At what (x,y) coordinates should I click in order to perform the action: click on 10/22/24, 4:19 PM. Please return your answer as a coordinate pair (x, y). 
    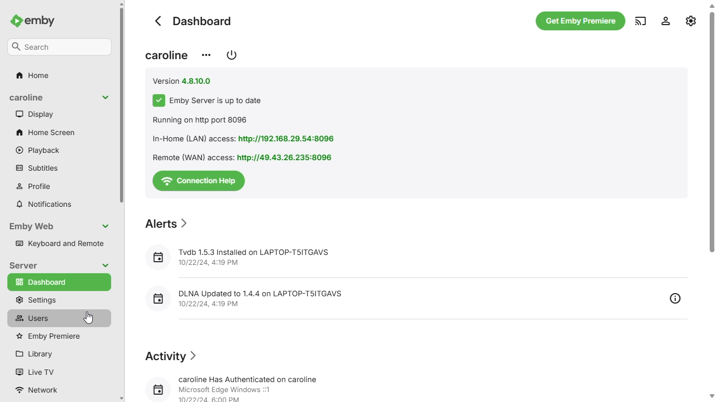
    Looking at the image, I should click on (209, 304).